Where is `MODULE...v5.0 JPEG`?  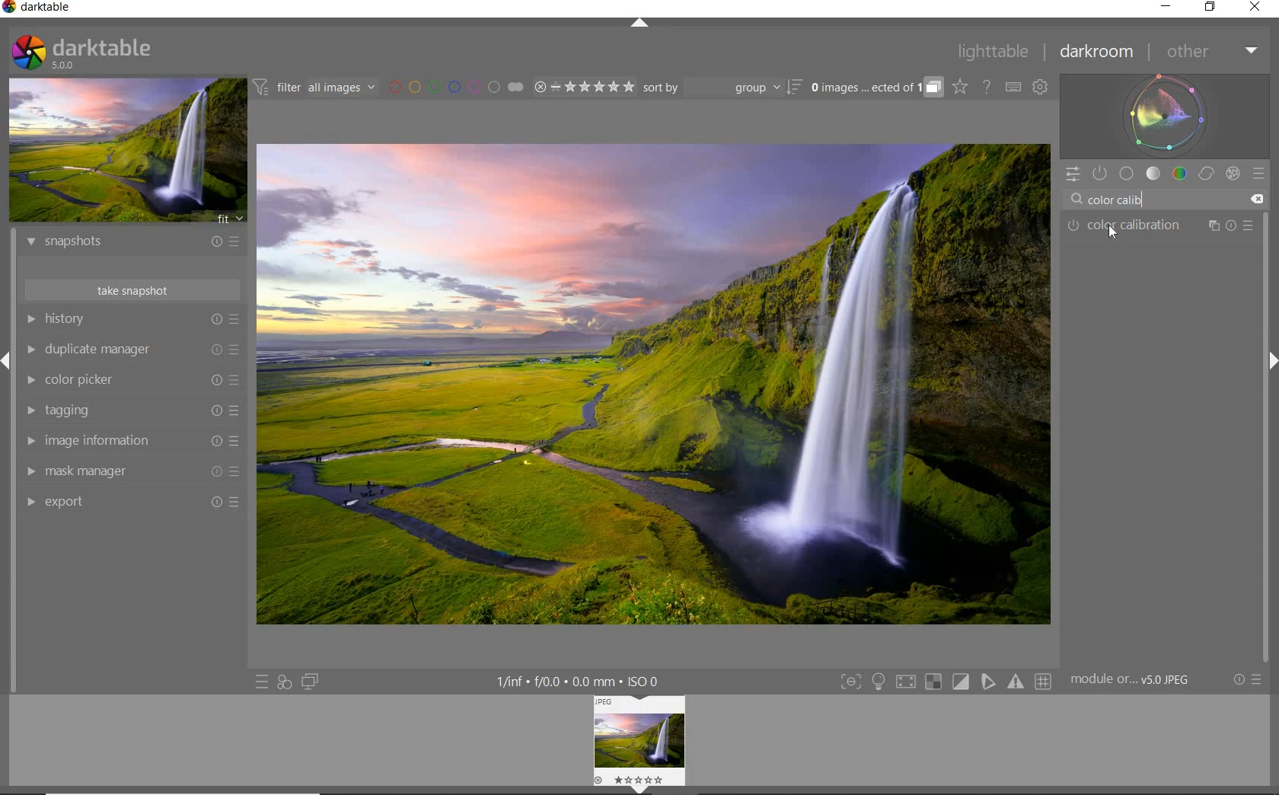 MODULE...v5.0 JPEG is located at coordinates (1134, 681).